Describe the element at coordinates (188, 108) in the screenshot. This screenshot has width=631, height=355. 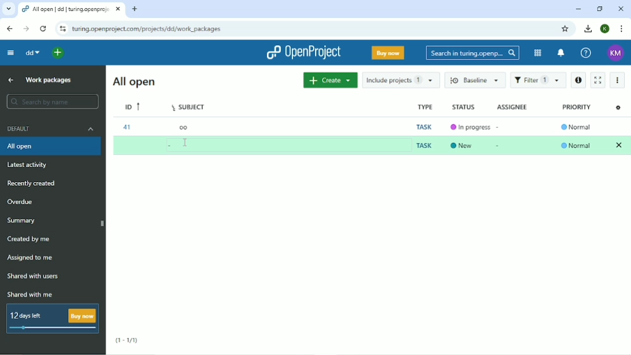
I see `Subject` at that location.